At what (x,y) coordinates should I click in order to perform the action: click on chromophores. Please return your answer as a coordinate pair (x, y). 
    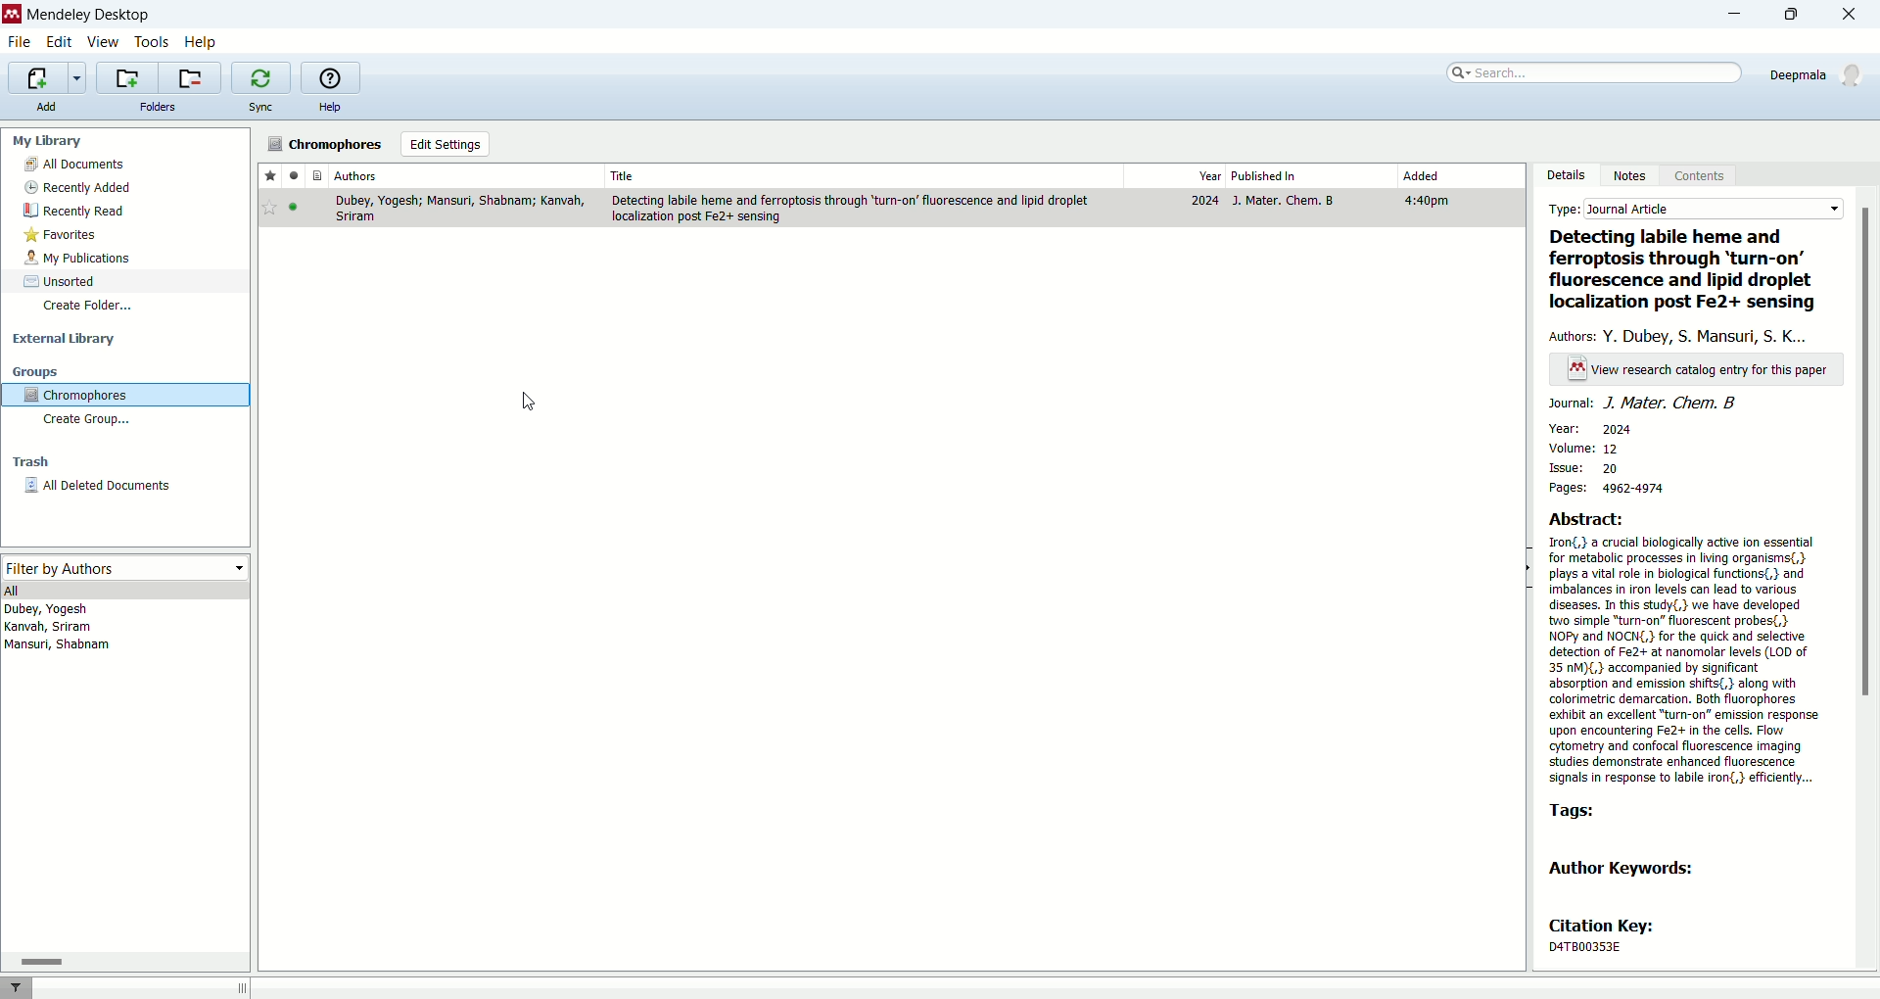
    Looking at the image, I should click on (124, 398).